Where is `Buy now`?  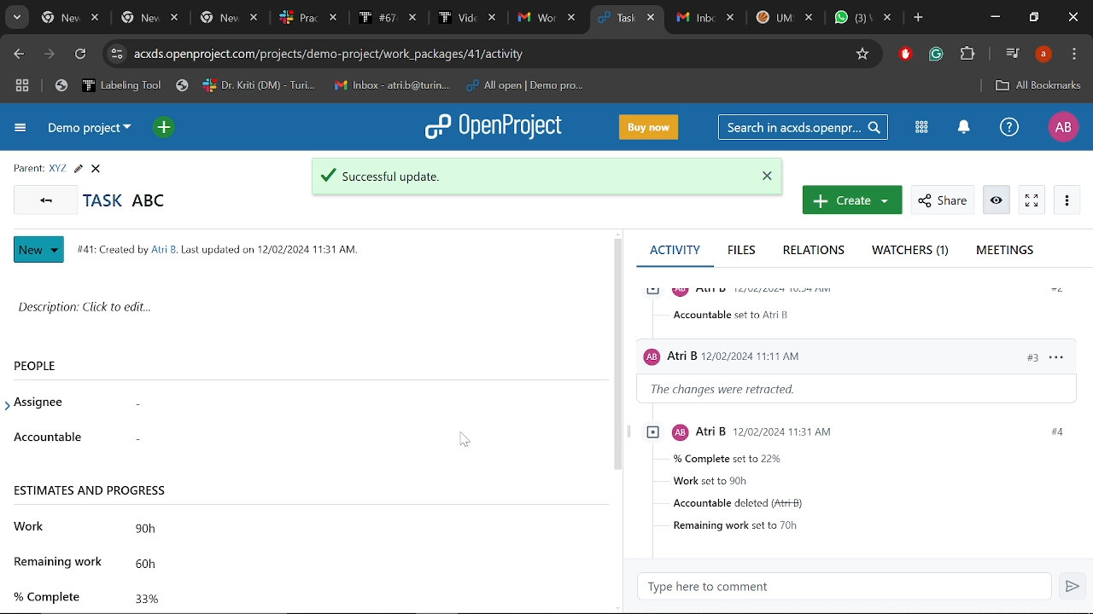 Buy now is located at coordinates (652, 126).